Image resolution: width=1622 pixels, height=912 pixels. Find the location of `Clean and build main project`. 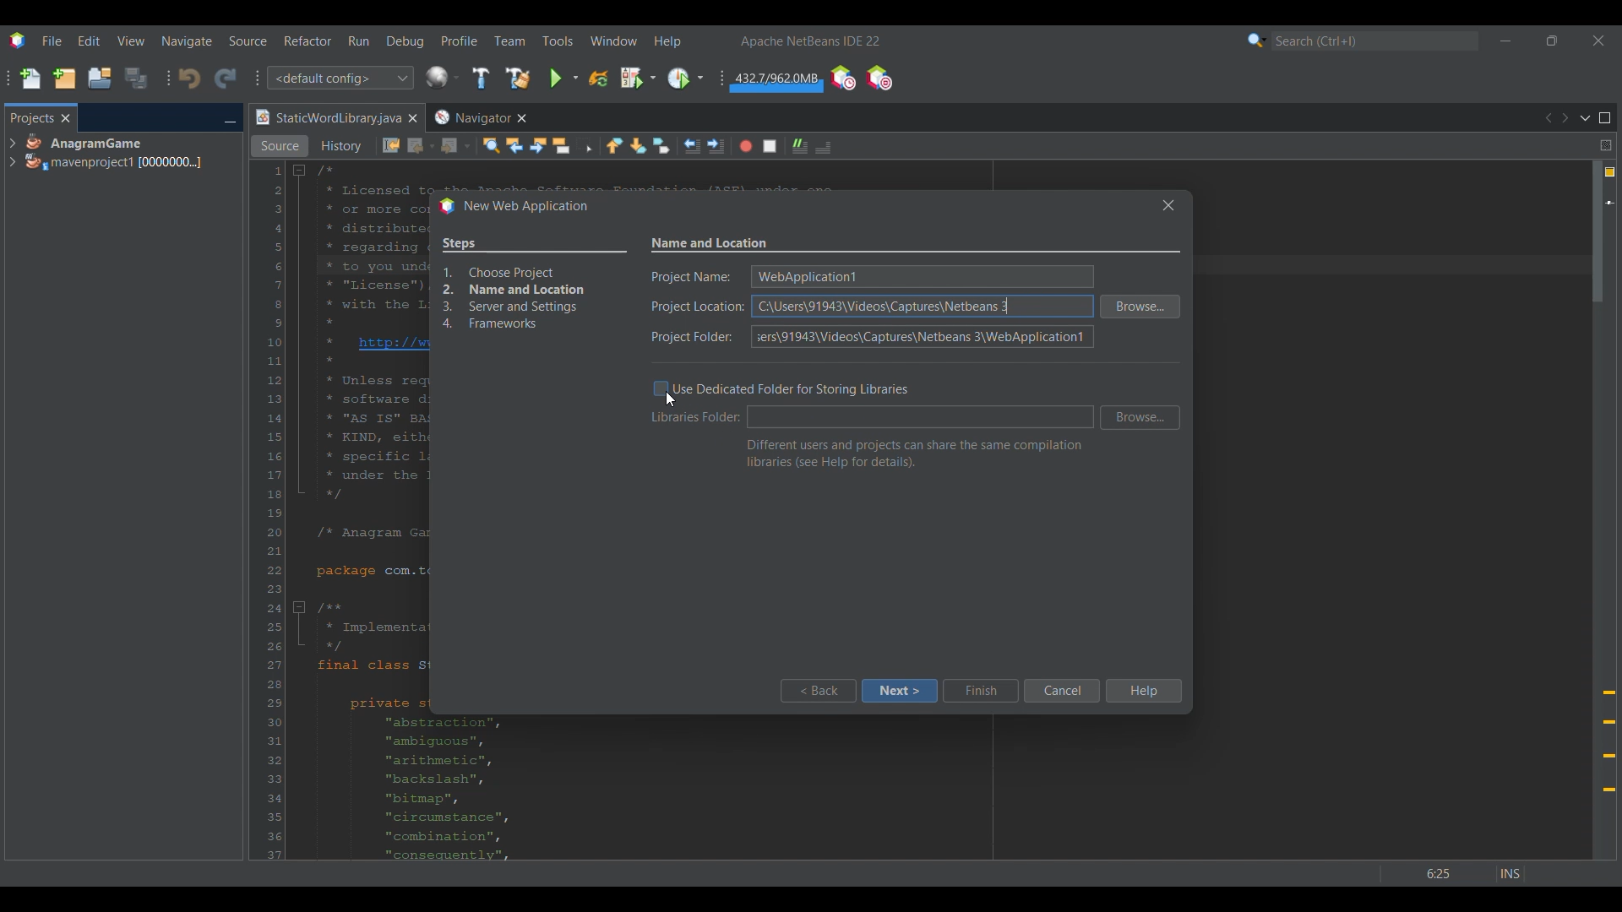

Clean and build main project is located at coordinates (517, 78).